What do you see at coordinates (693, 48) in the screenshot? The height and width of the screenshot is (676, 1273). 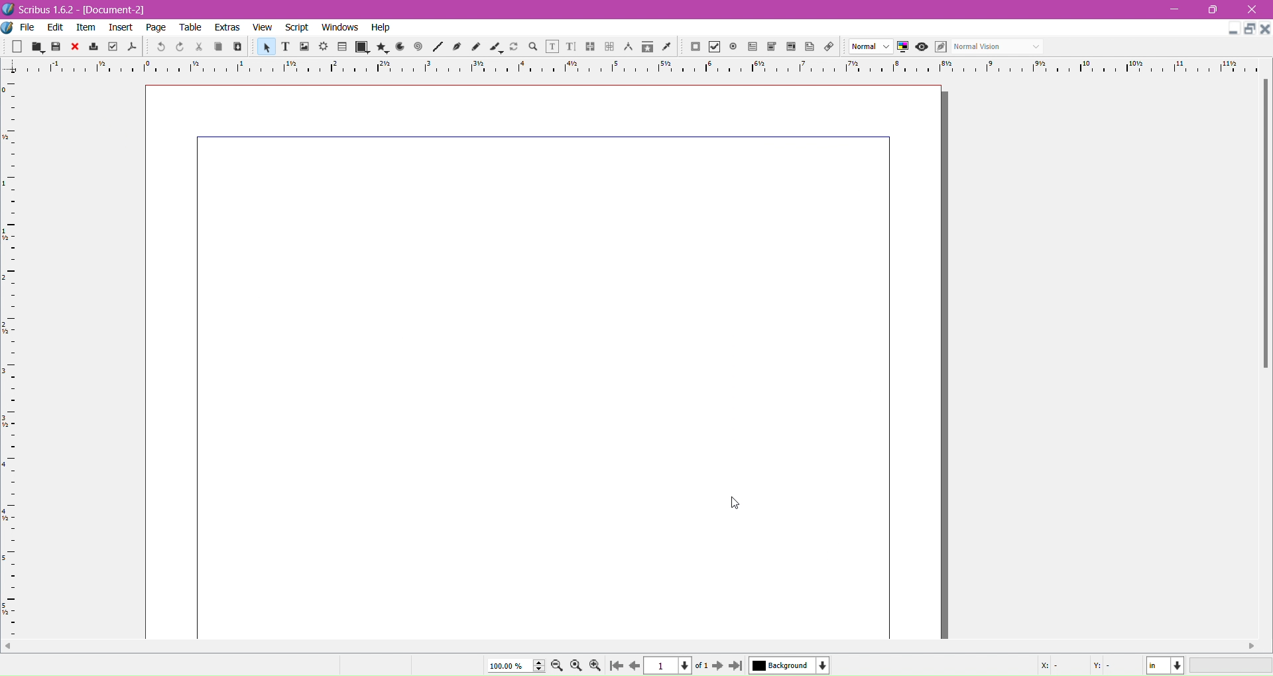 I see `icon` at bounding box center [693, 48].